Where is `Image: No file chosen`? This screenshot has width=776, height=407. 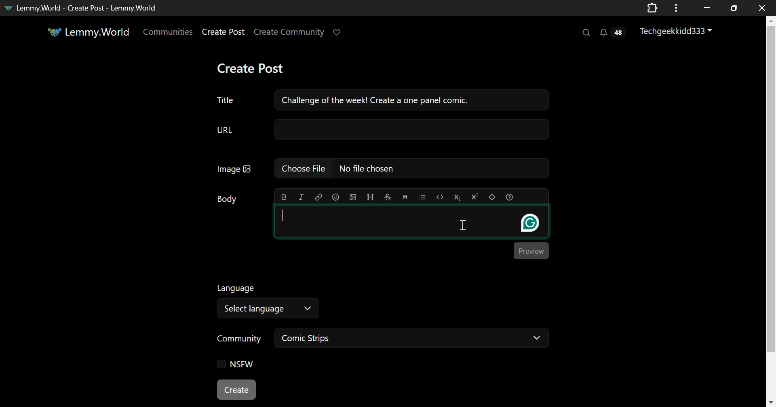 Image: No file chosen is located at coordinates (383, 170).